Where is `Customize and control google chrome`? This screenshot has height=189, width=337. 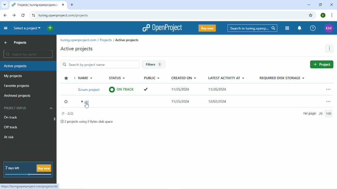
Customize and control google chrome is located at coordinates (331, 15).